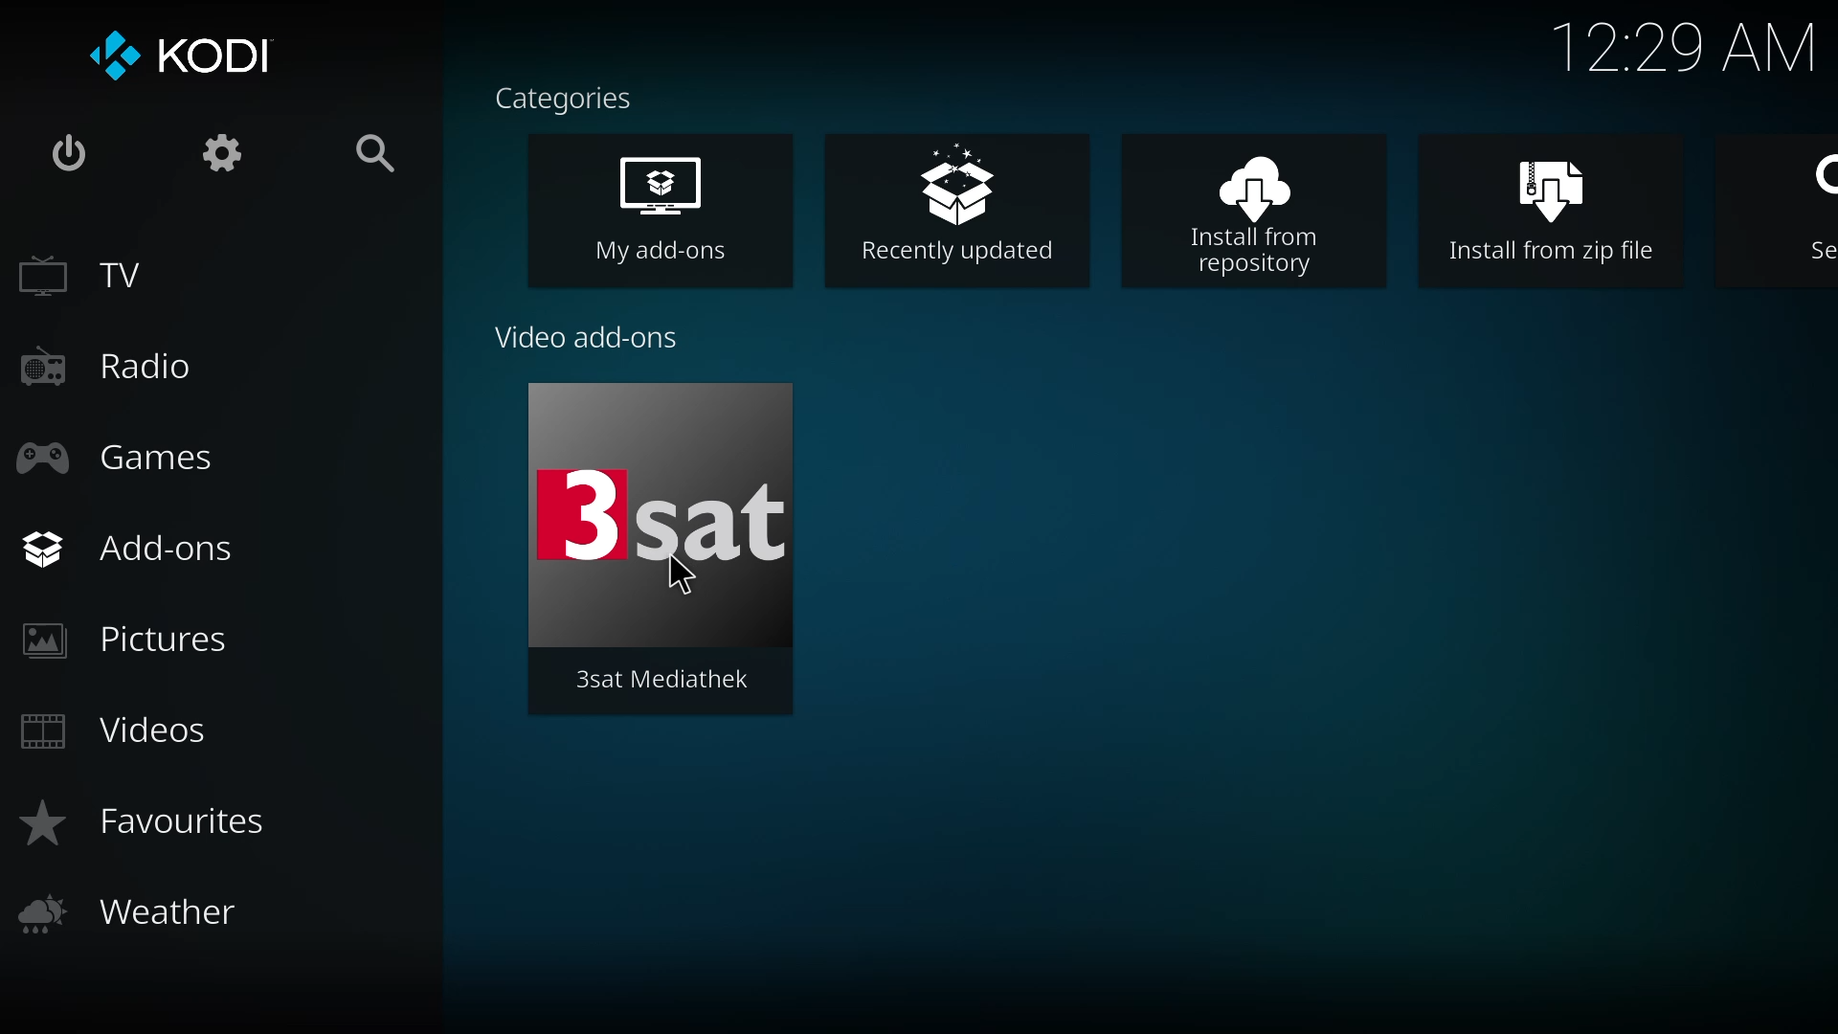  I want to click on categories, so click(565, 99).